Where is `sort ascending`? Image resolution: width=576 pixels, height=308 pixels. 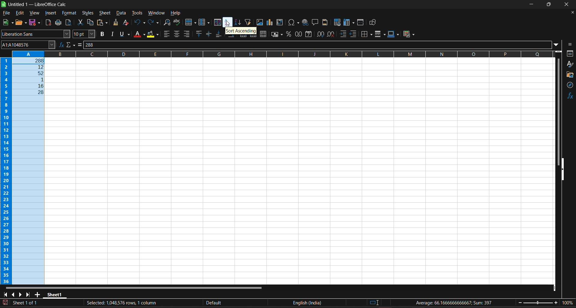 sort ascending is located at coordinates (228, 23).